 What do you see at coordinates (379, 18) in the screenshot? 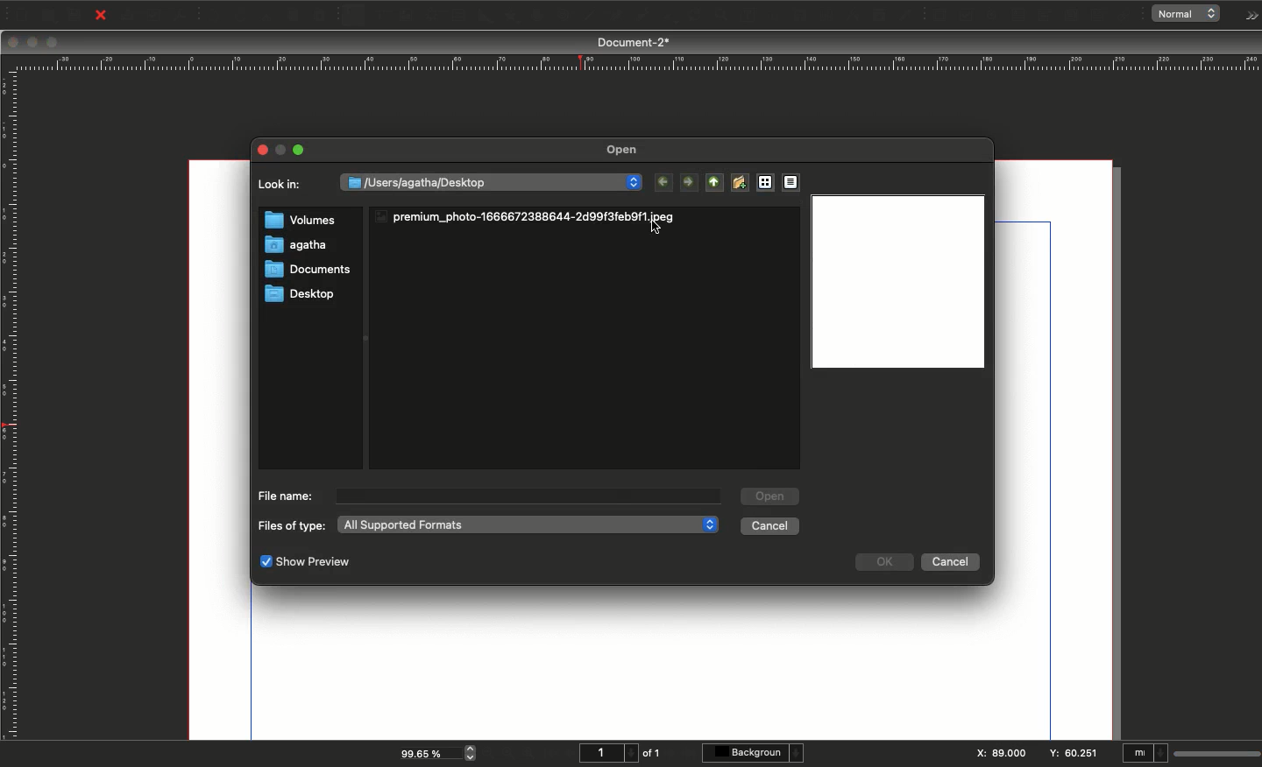
I see `Text frame` at bounding box center [379, 18].